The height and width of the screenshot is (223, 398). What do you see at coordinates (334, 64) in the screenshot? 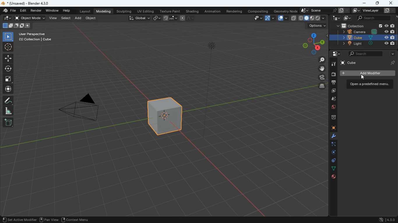
I see `tools` at bounding box center [334, 64].